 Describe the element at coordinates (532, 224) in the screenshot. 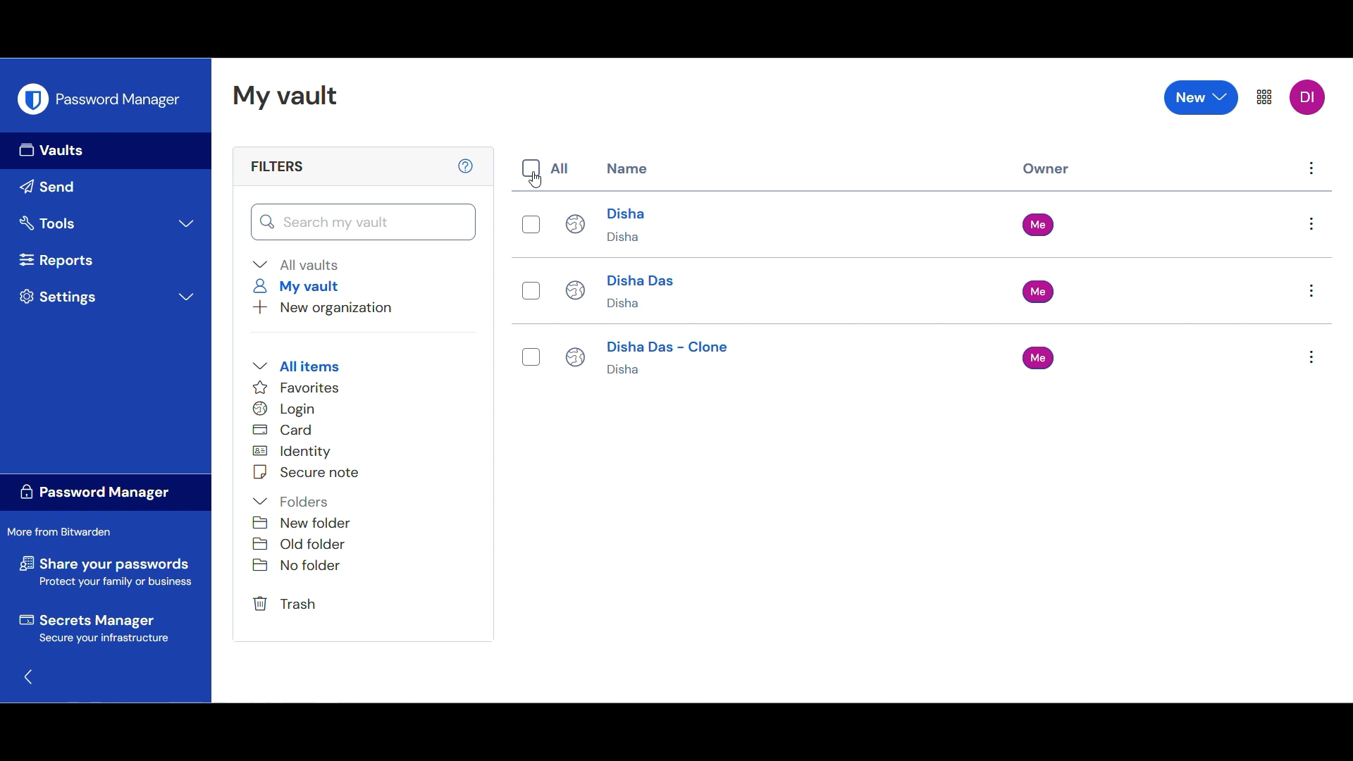

I see `Indicates toggle on/off` at that location.